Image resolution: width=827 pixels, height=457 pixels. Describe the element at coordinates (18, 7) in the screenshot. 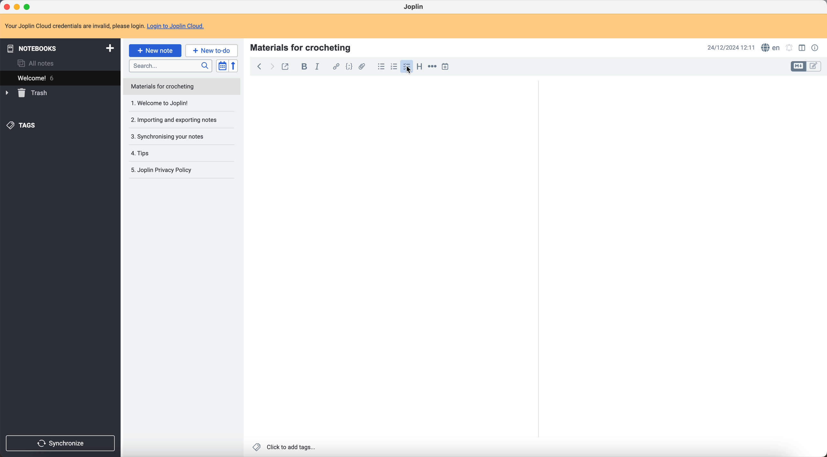

I see `minimize` at that location.